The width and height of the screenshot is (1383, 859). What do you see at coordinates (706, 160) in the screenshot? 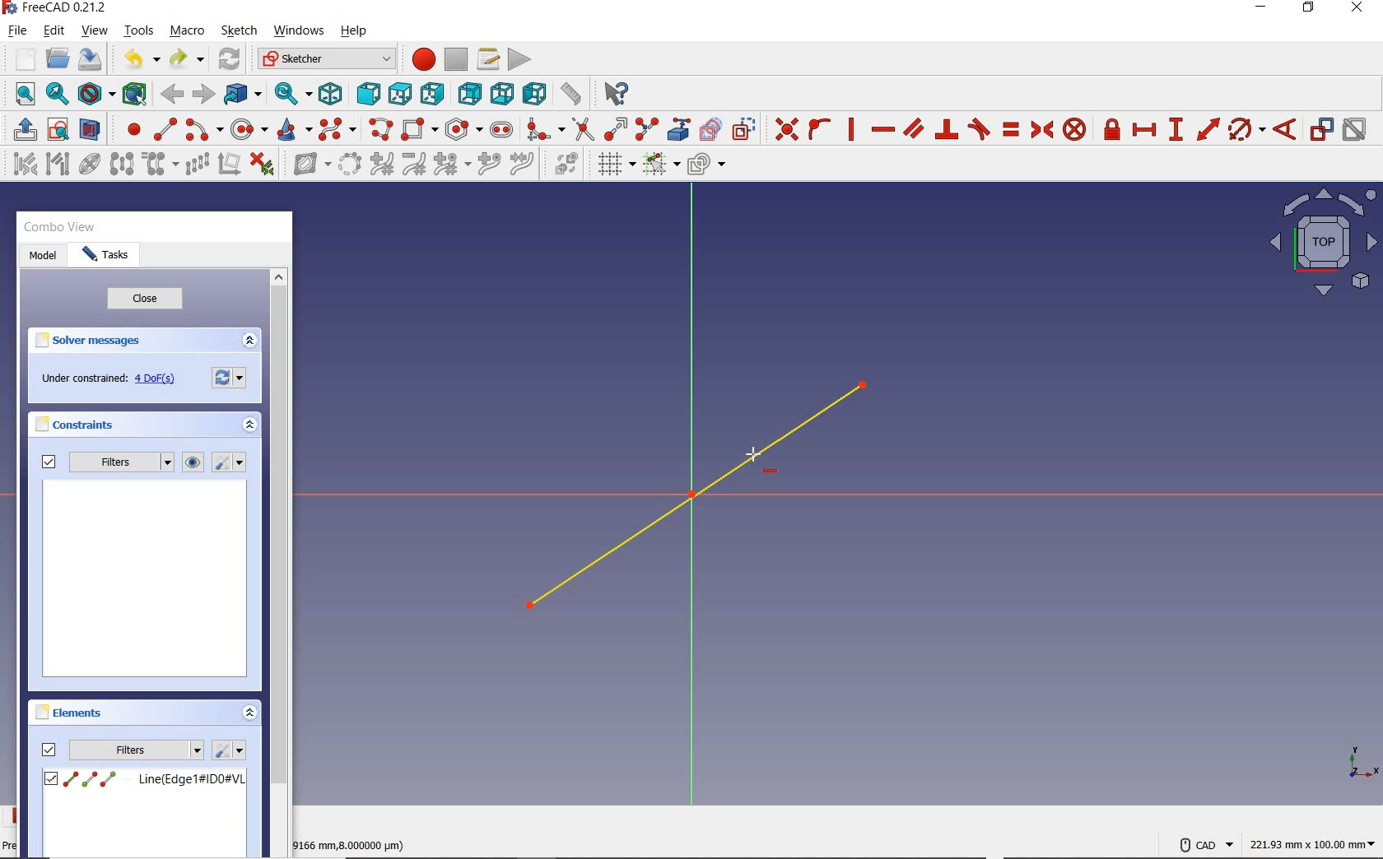
I see `CONFIGURE RENDERING ORDER` at bounding box center [706, 160].